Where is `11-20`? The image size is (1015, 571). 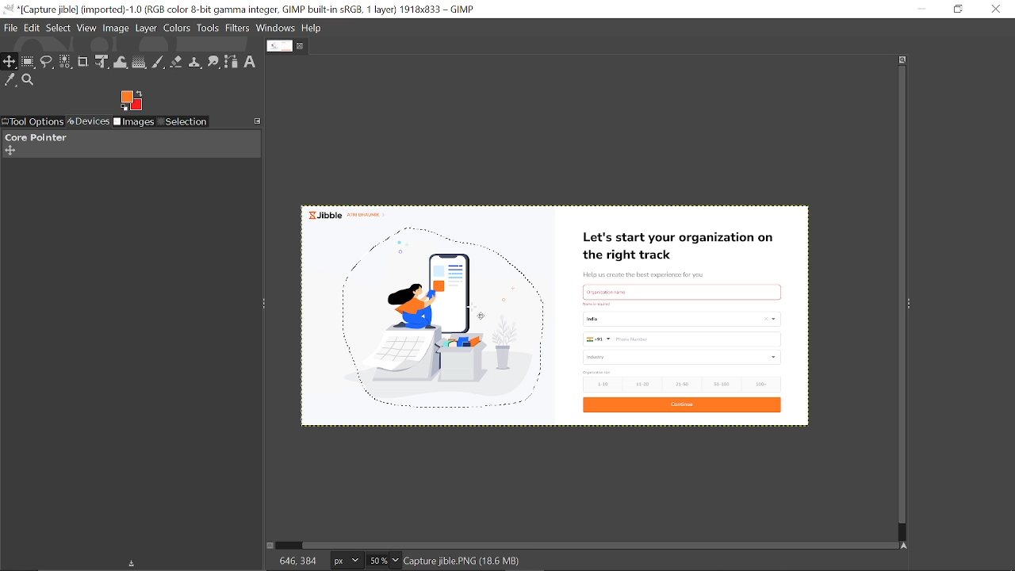 11-20 is located at coordinates (645, 383).